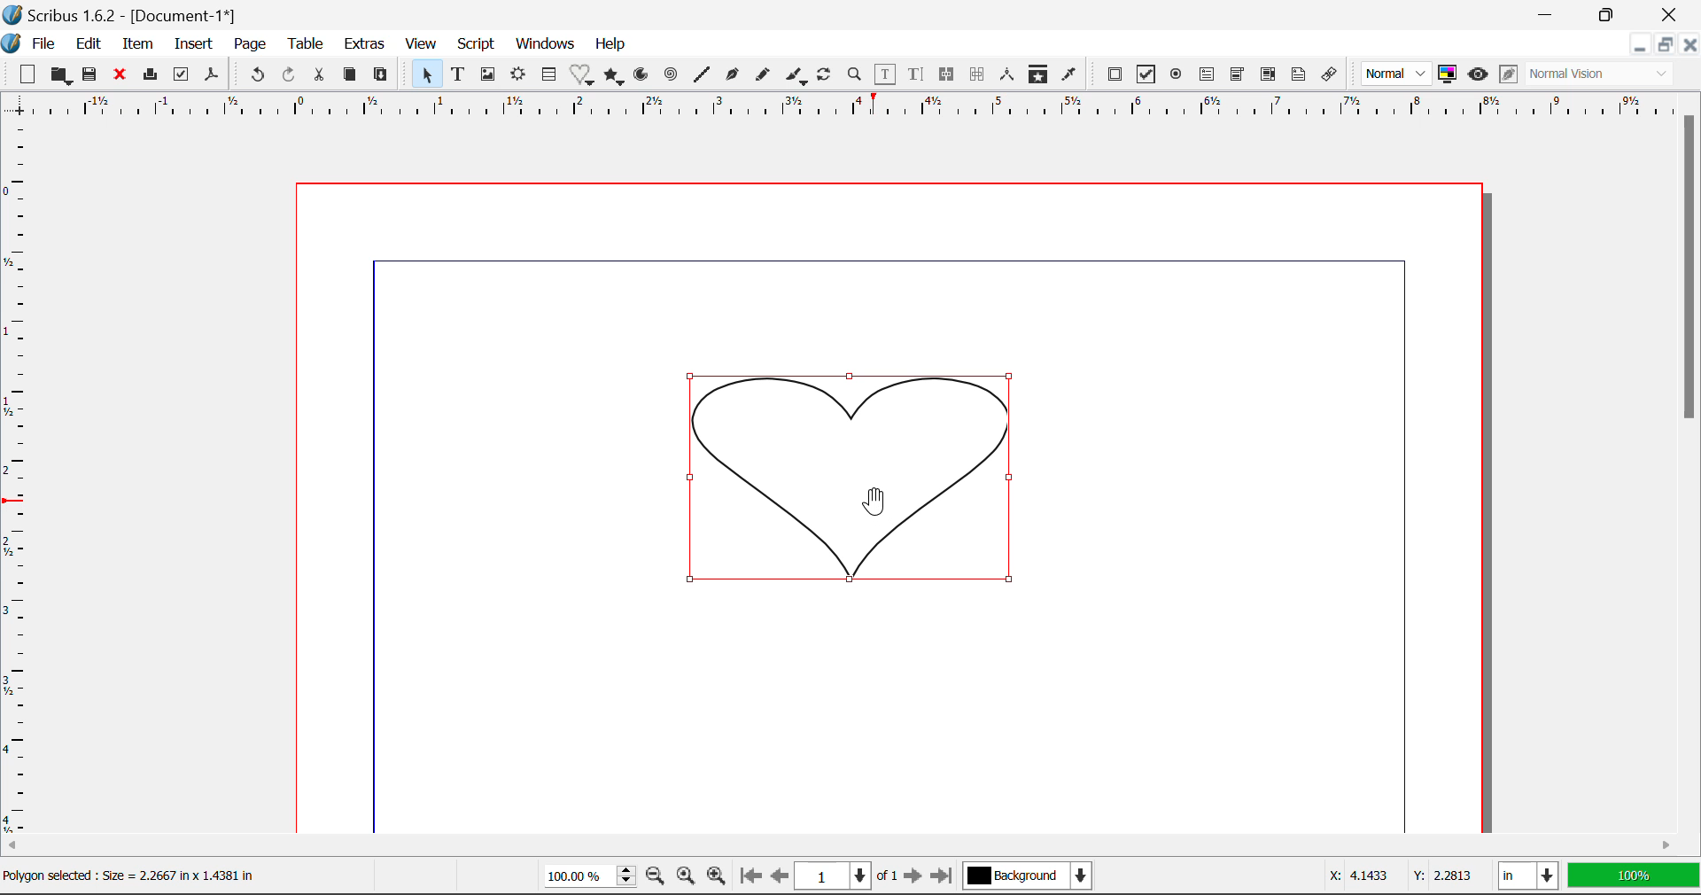  Describe the element at coordinates (27, 77) in the screenshot. I see `New` at that location.